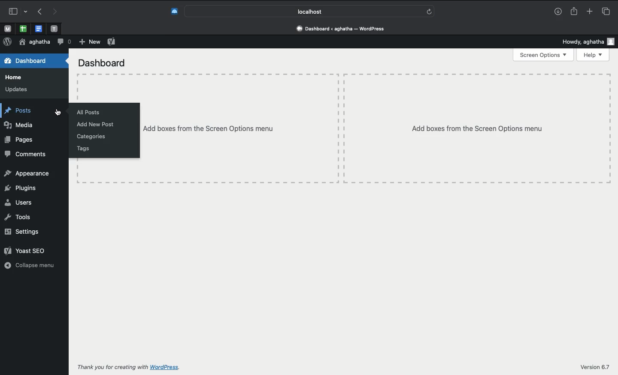 Image resolution: width=618 pixels, height=375 pixels. I want to click on Howdy user, so click(590, 42).